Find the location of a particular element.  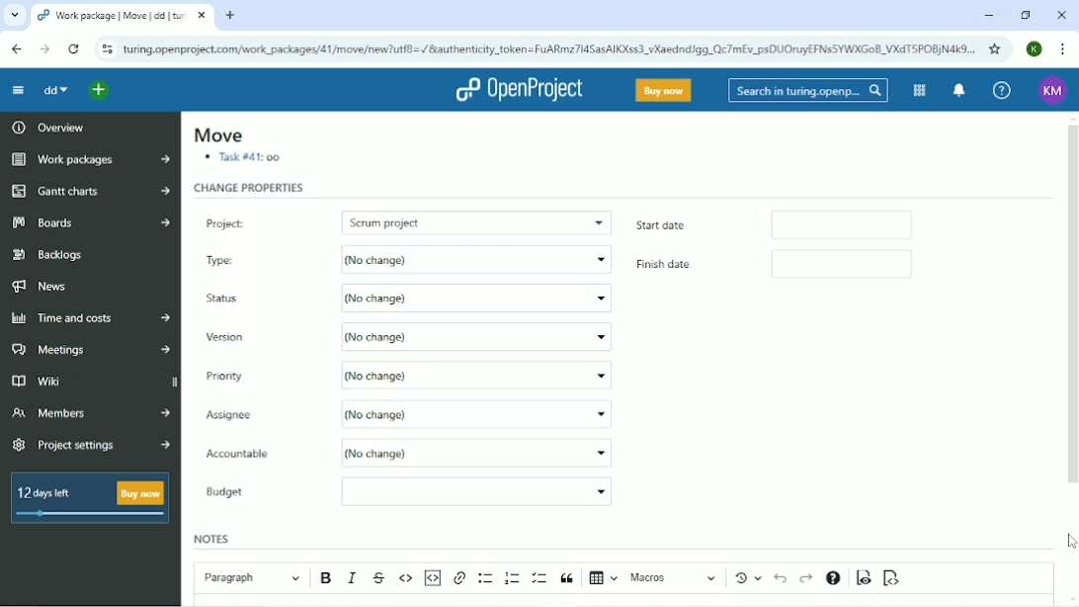

Minimize is located at coordinates (987, 16).